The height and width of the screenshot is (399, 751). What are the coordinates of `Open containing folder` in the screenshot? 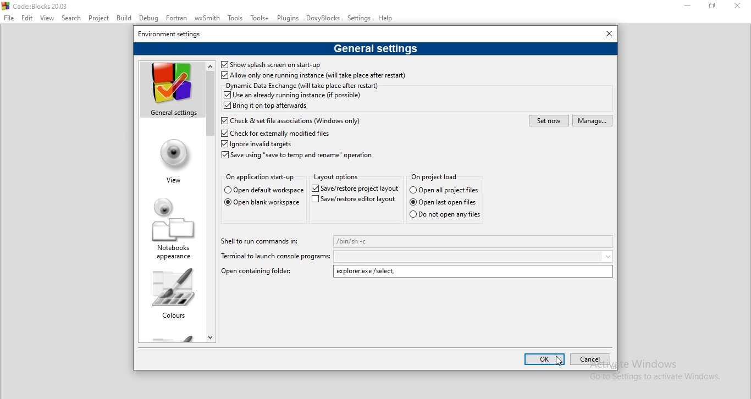 It's located at (256, 270).